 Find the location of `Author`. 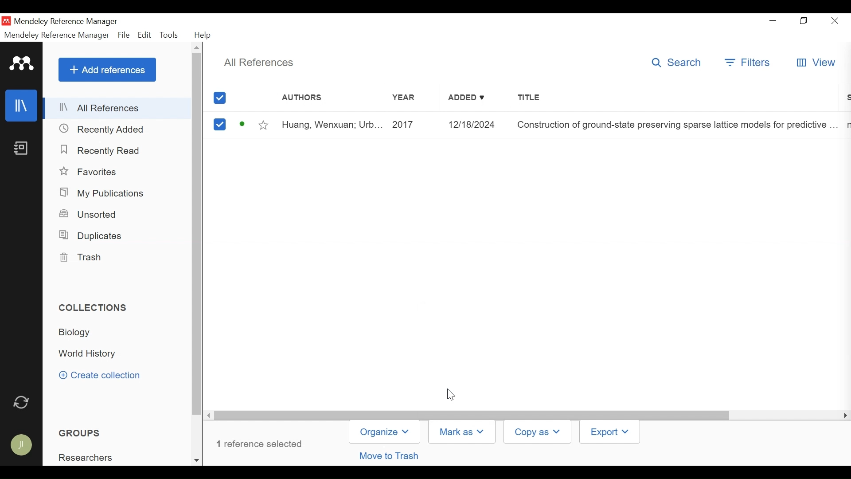

Author is located at coordinates (332, 126).